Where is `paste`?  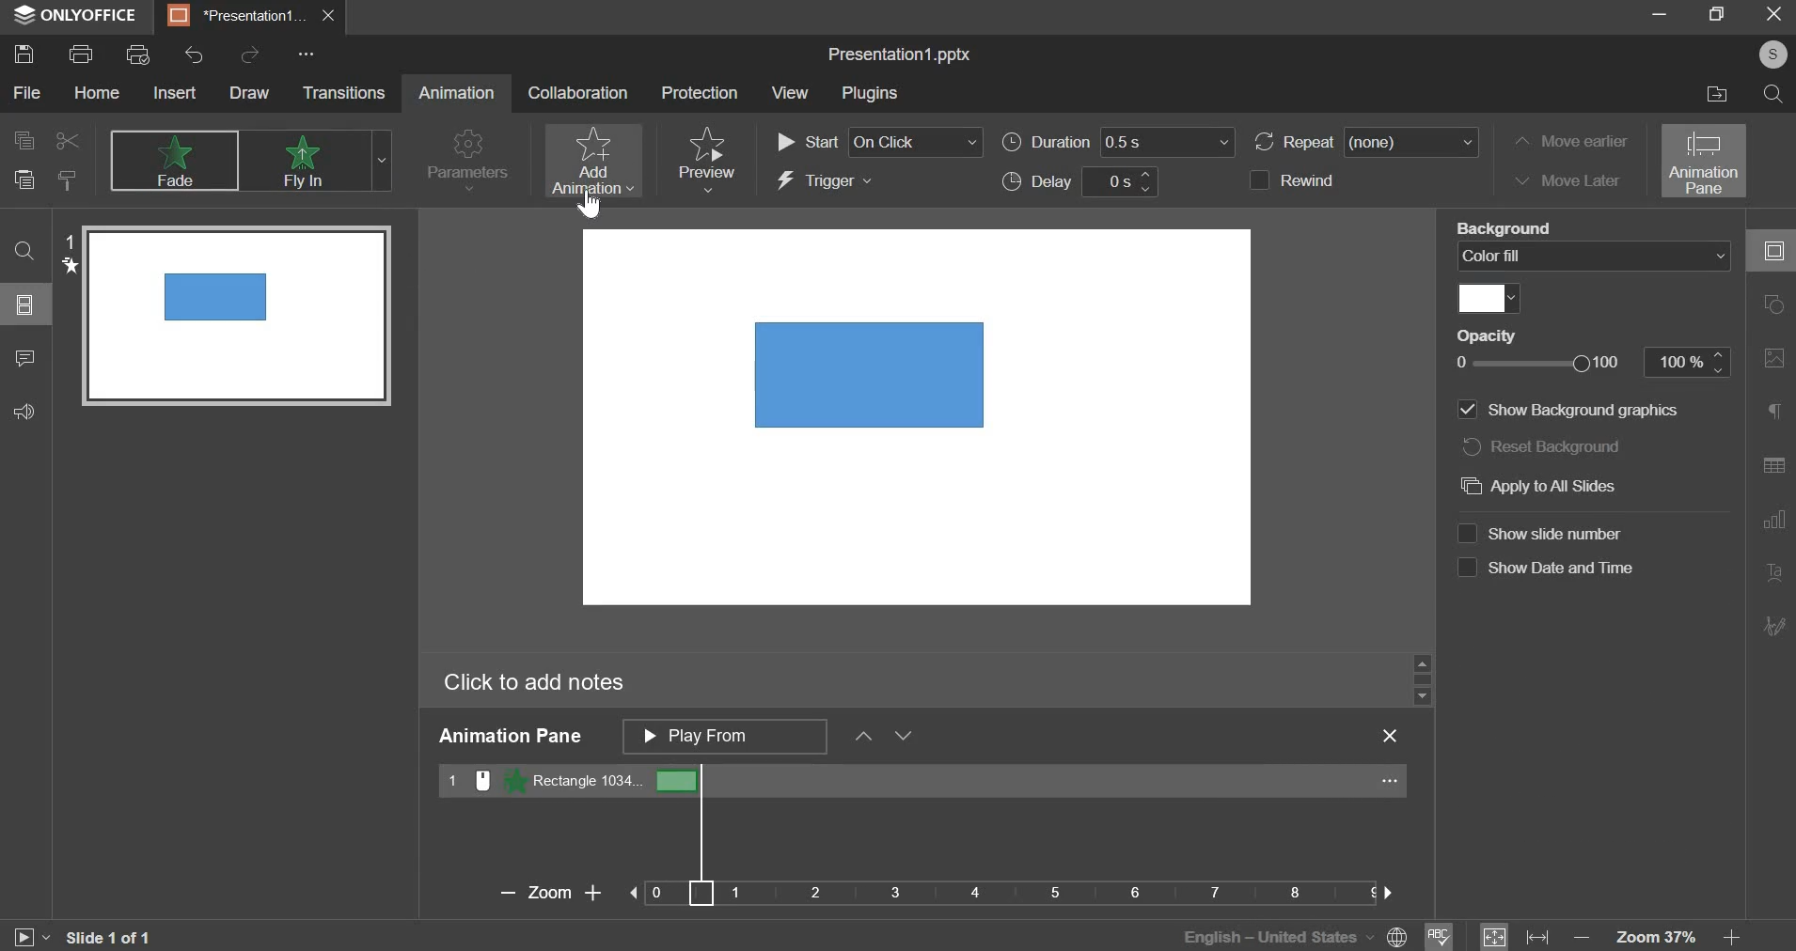
paste is located at coordinates (24, 180).